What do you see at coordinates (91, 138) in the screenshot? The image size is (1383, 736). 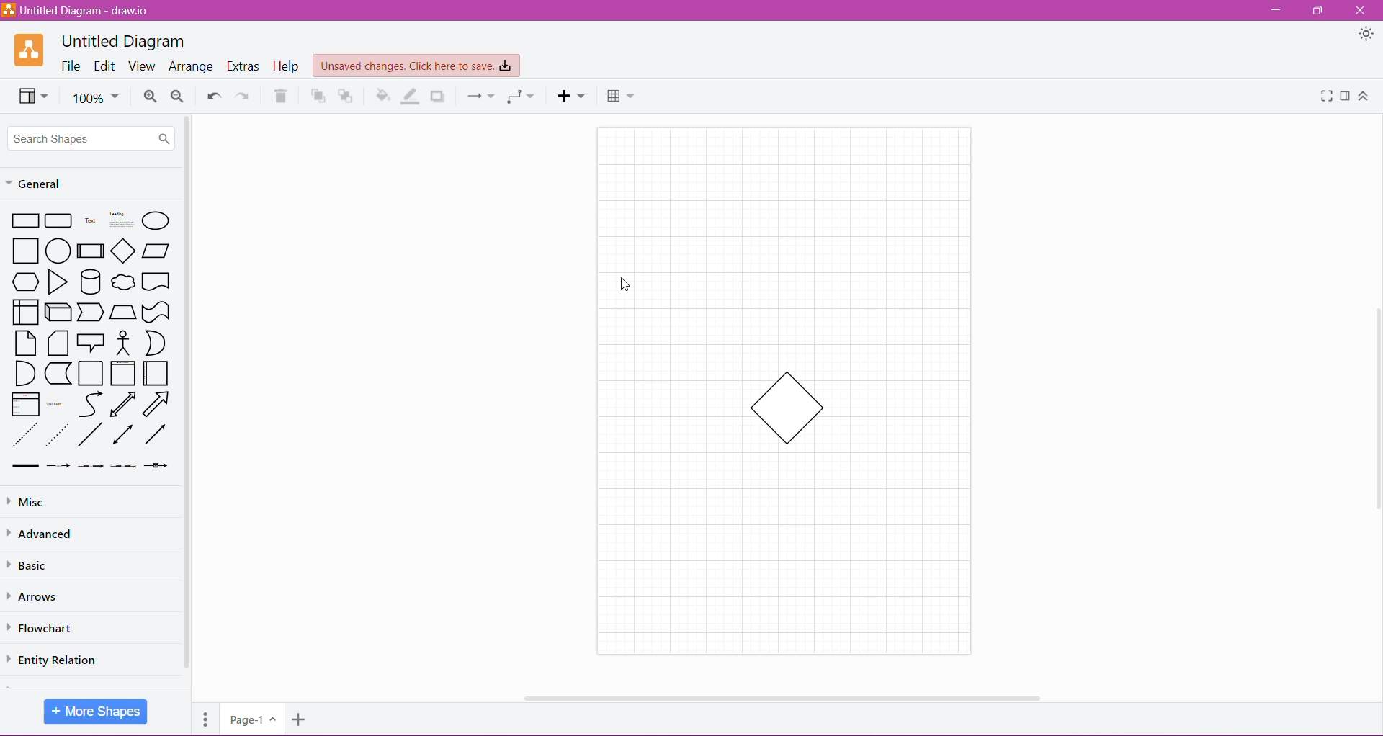 I see `Search Shapes` at bounding box center [91, 138].